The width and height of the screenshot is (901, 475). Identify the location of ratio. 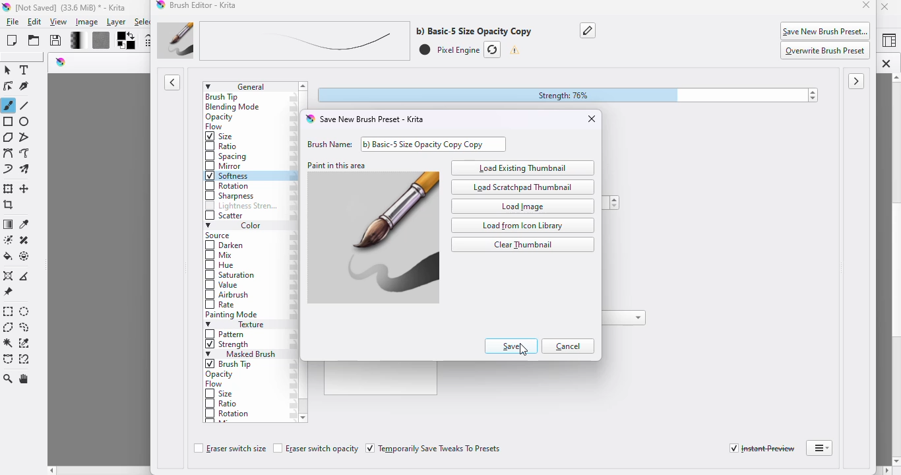
(222, 402).